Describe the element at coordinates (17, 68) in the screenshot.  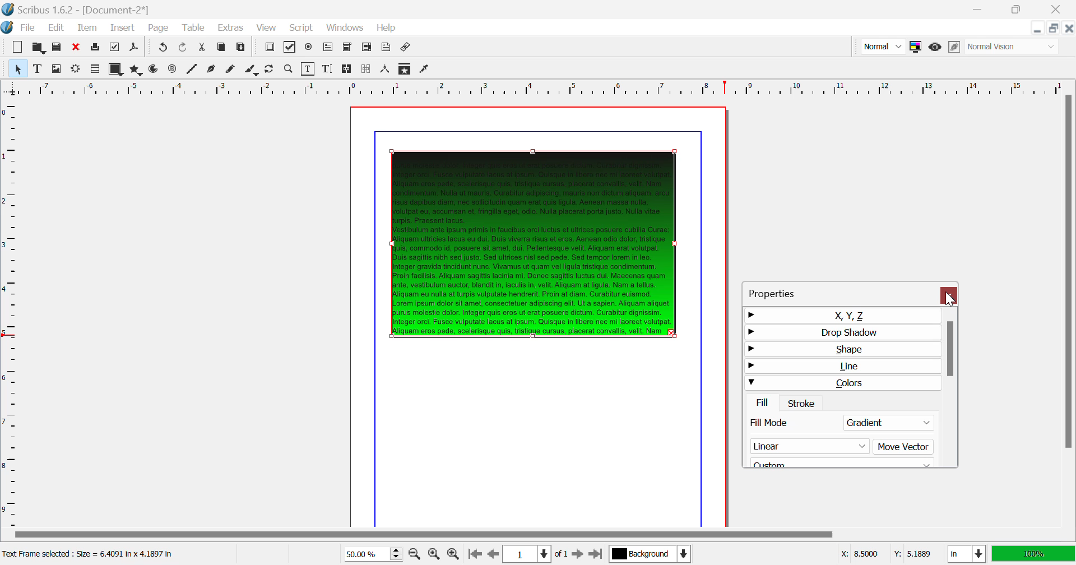
I see `Select` at that location.